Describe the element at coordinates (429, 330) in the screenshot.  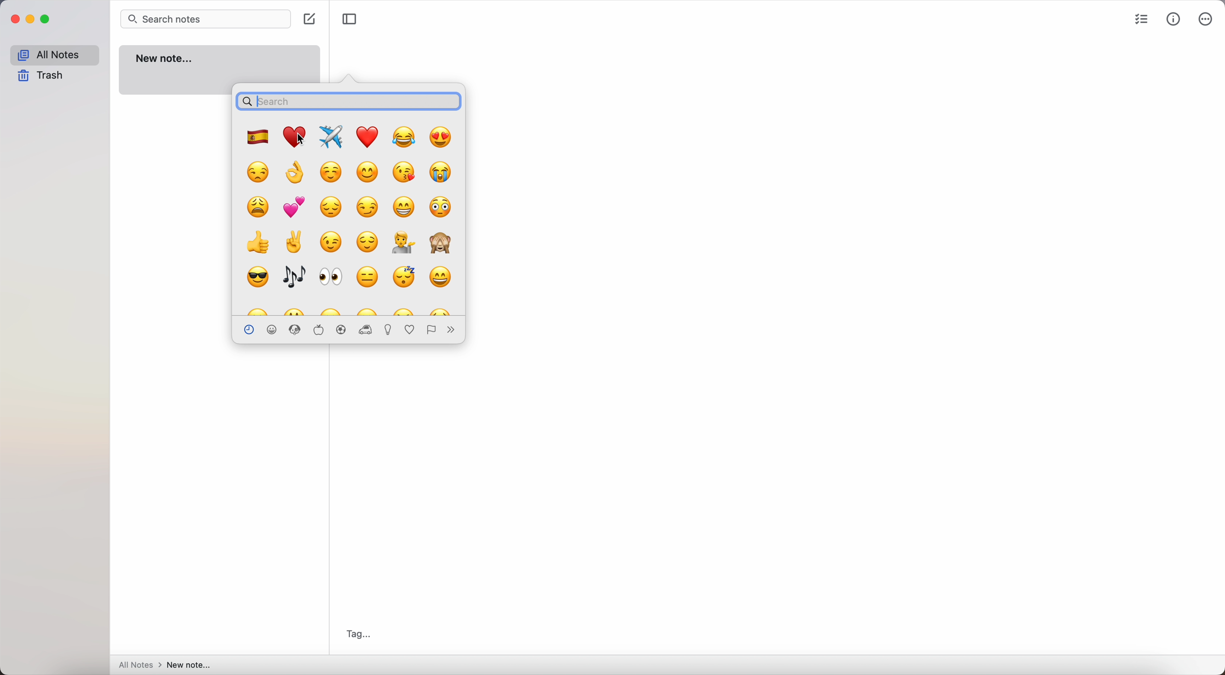
I see `emojis` at that location.